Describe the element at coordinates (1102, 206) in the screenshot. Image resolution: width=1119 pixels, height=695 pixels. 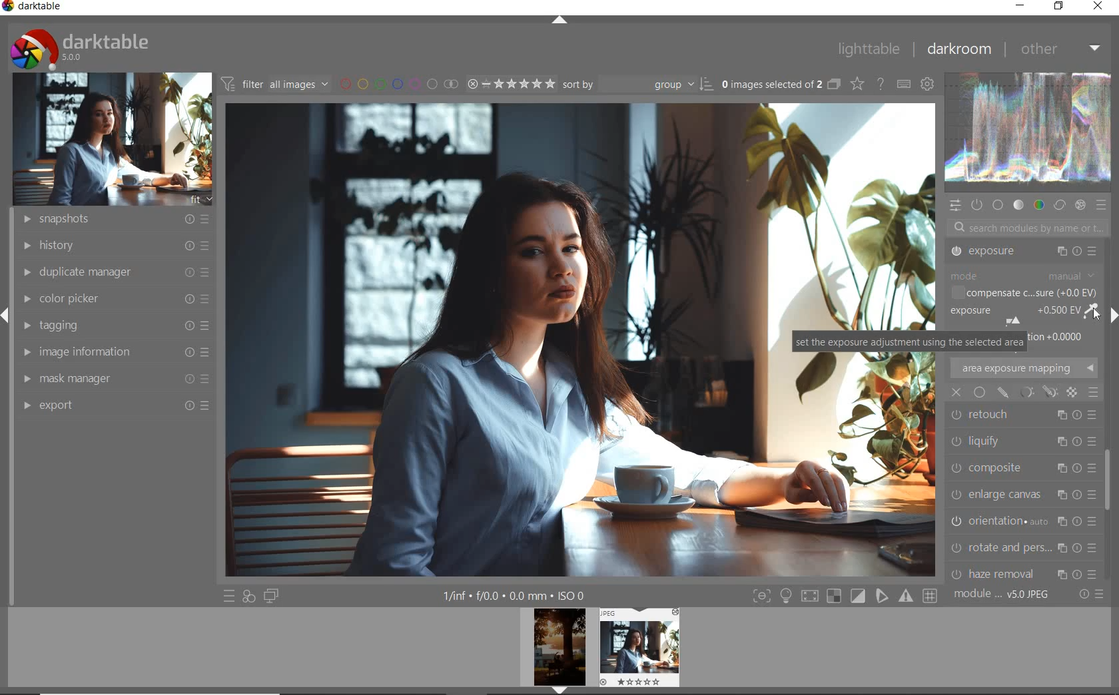
I see `PRESET` at that location.